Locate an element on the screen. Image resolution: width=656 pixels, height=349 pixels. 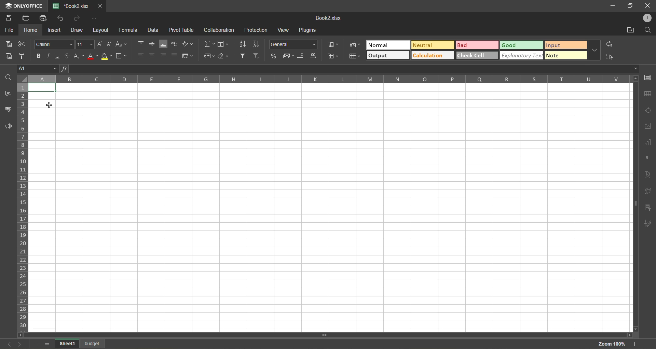
insert is located at coordinates (55, 30).